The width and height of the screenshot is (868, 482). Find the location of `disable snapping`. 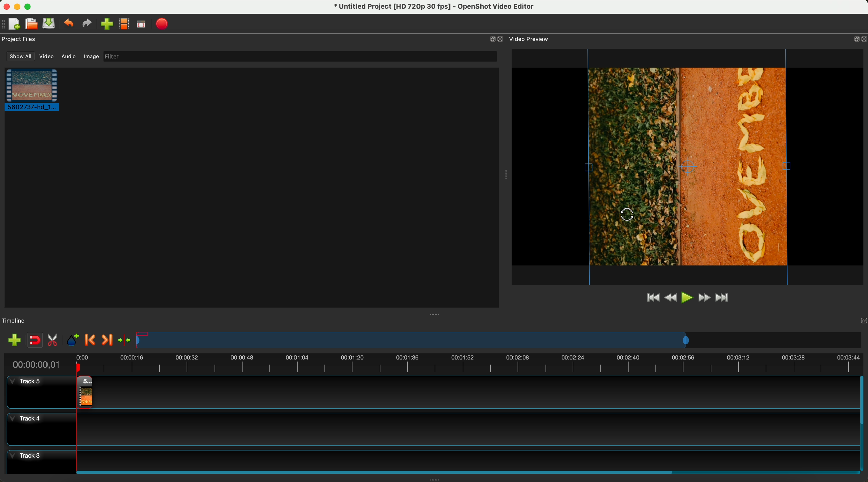

disable snapping is located at coordinates (36, 341).